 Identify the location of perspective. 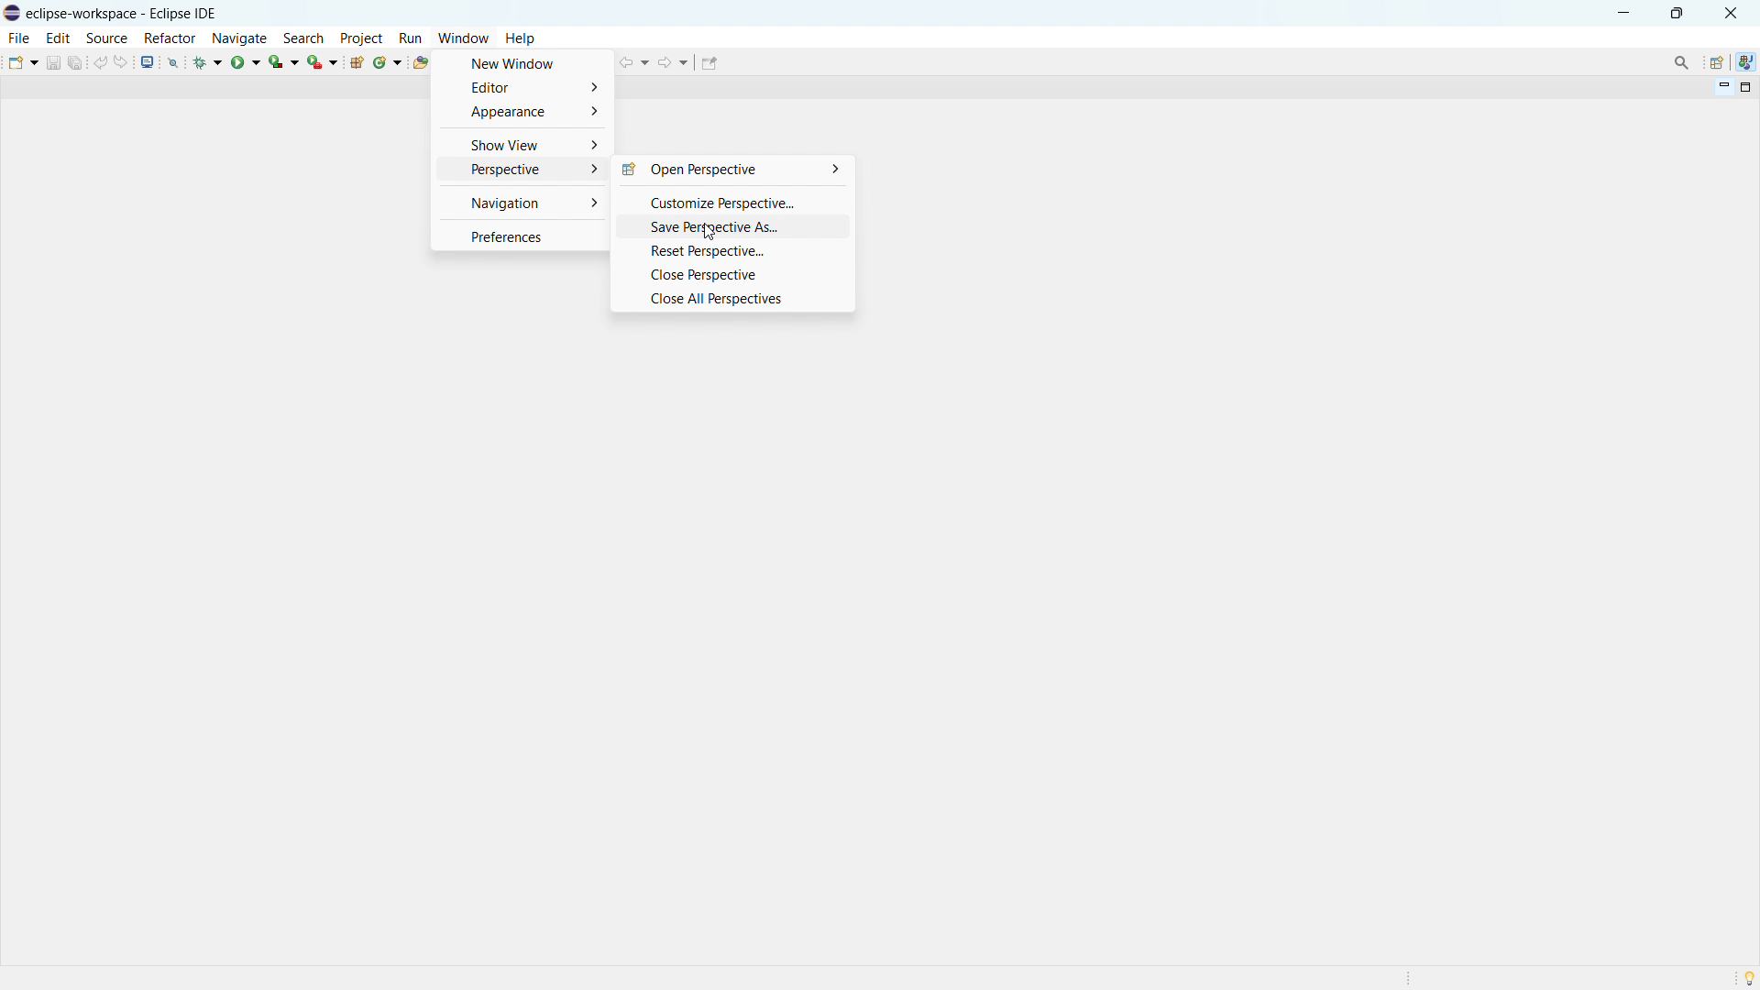
(522, 171).